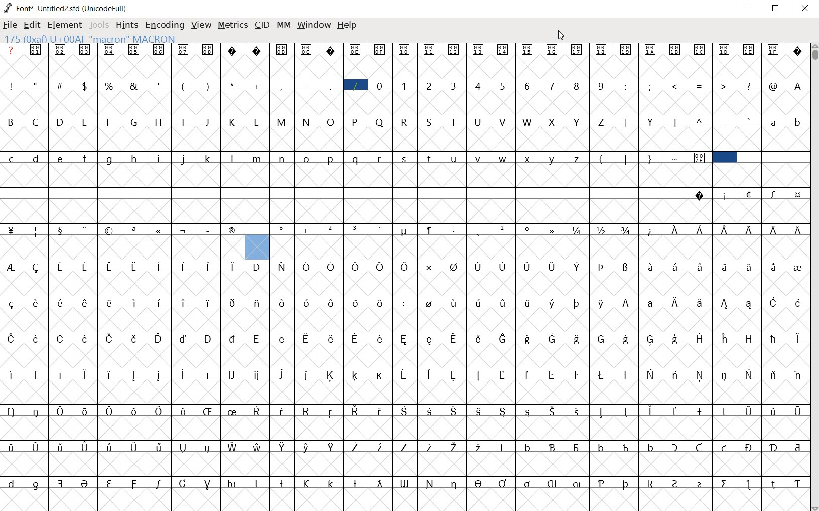 Image resolution: width=819 pixels, height=511 pixels. What do you see at coordinates (650, 302) in the screenshot?
I see `Symbol` at bounding box center [650, 302].